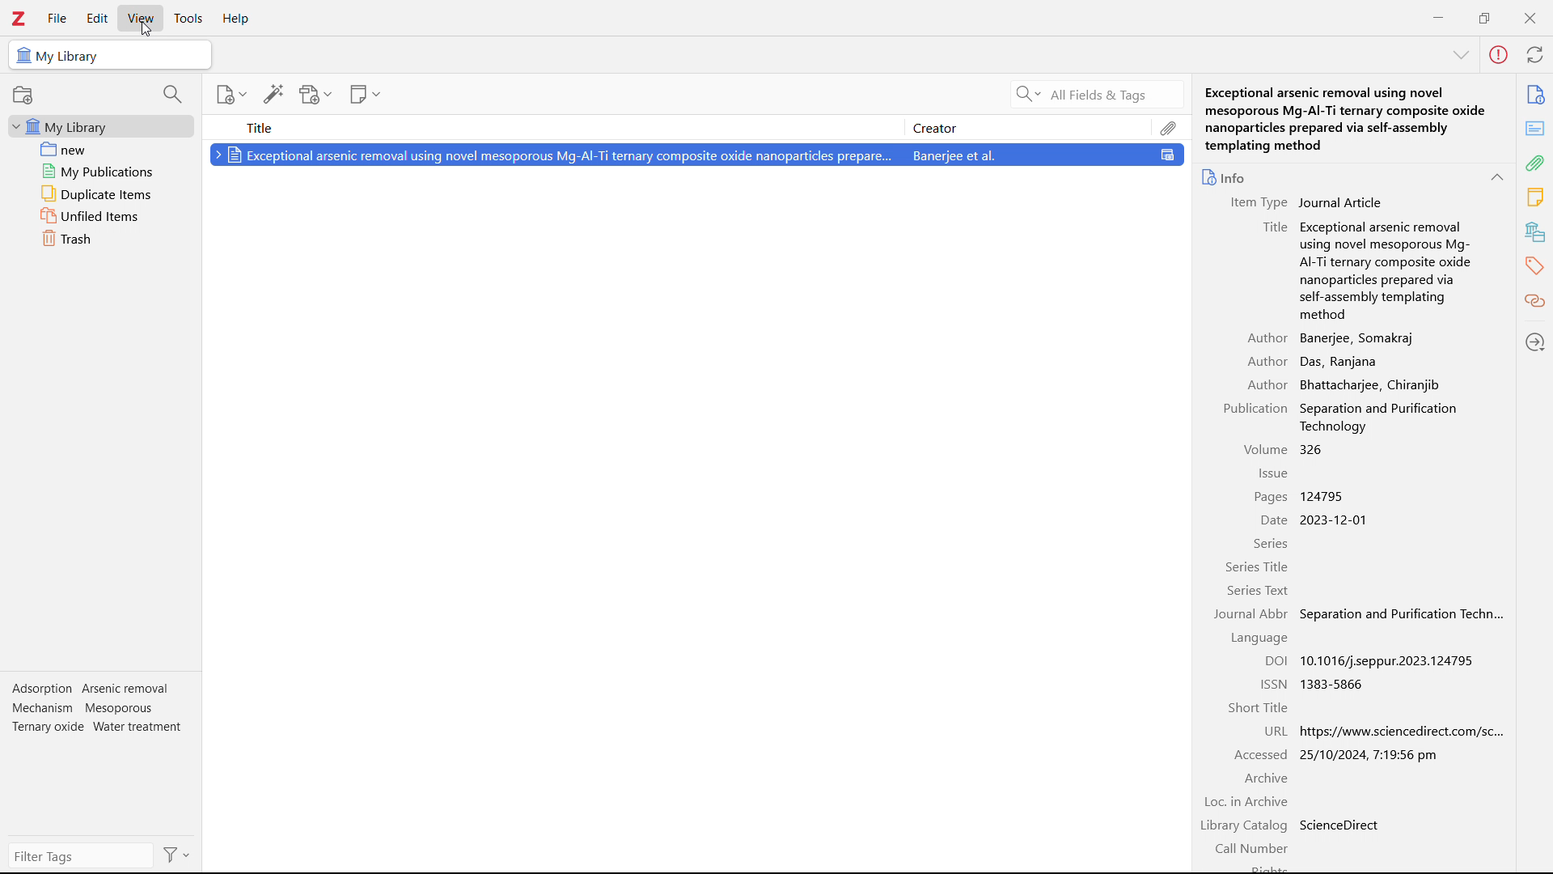 This screenshot has height=874, width=1553. I want to click on new collection, so click(23, 95).